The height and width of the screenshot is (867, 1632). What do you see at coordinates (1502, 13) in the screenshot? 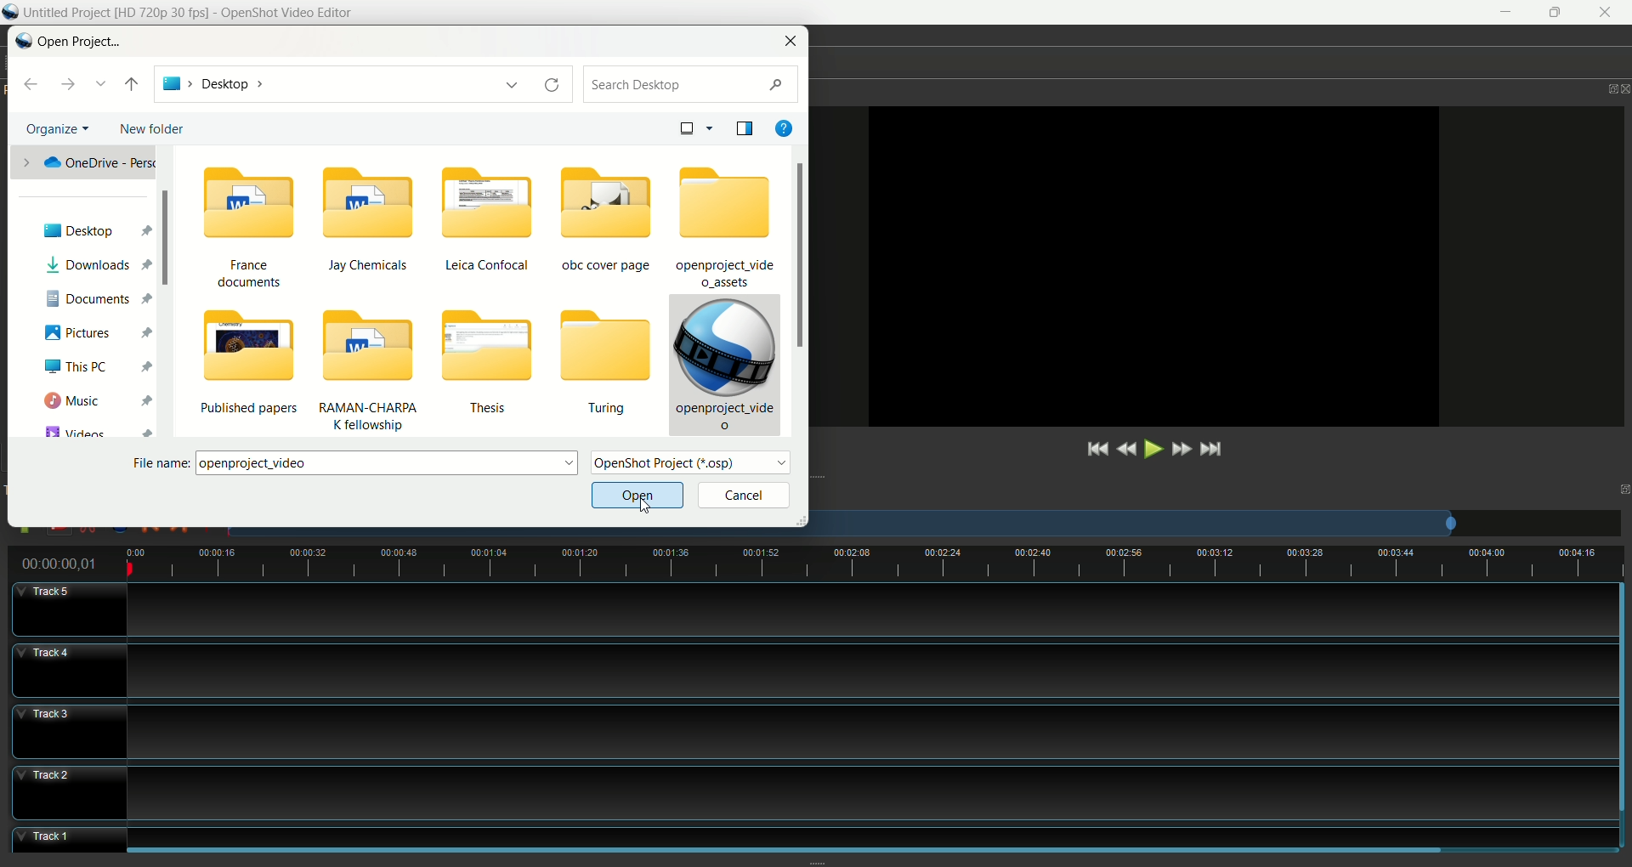
I see `minimize` at bounding box center [1502, 13].